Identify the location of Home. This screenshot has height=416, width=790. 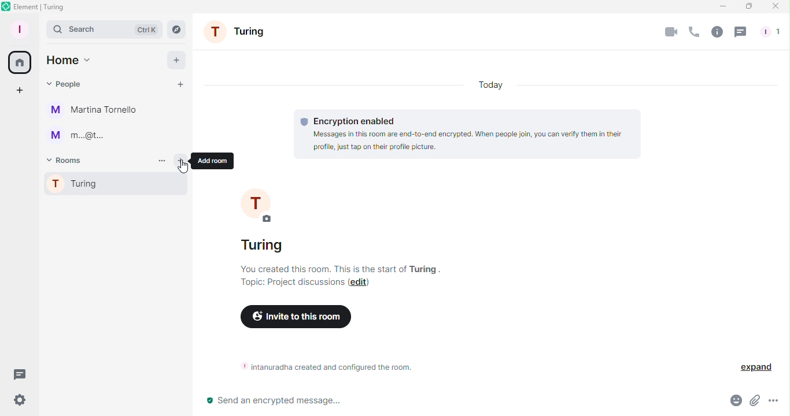
(68, 60).